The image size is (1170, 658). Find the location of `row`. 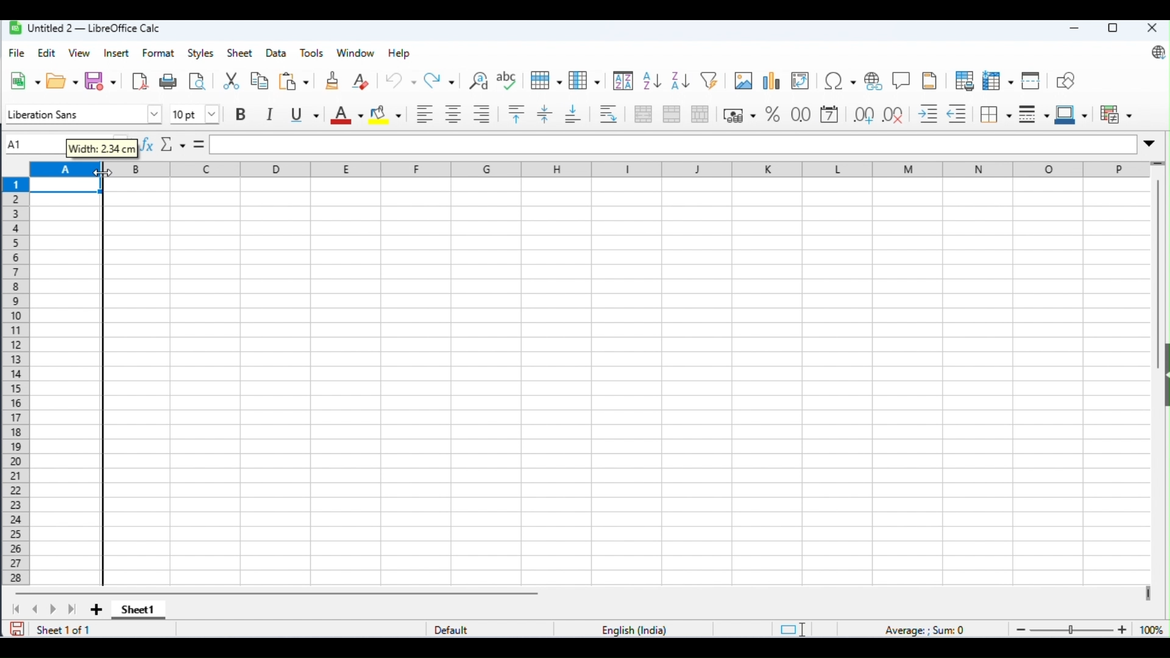

row is located at coordinates (546, 80).